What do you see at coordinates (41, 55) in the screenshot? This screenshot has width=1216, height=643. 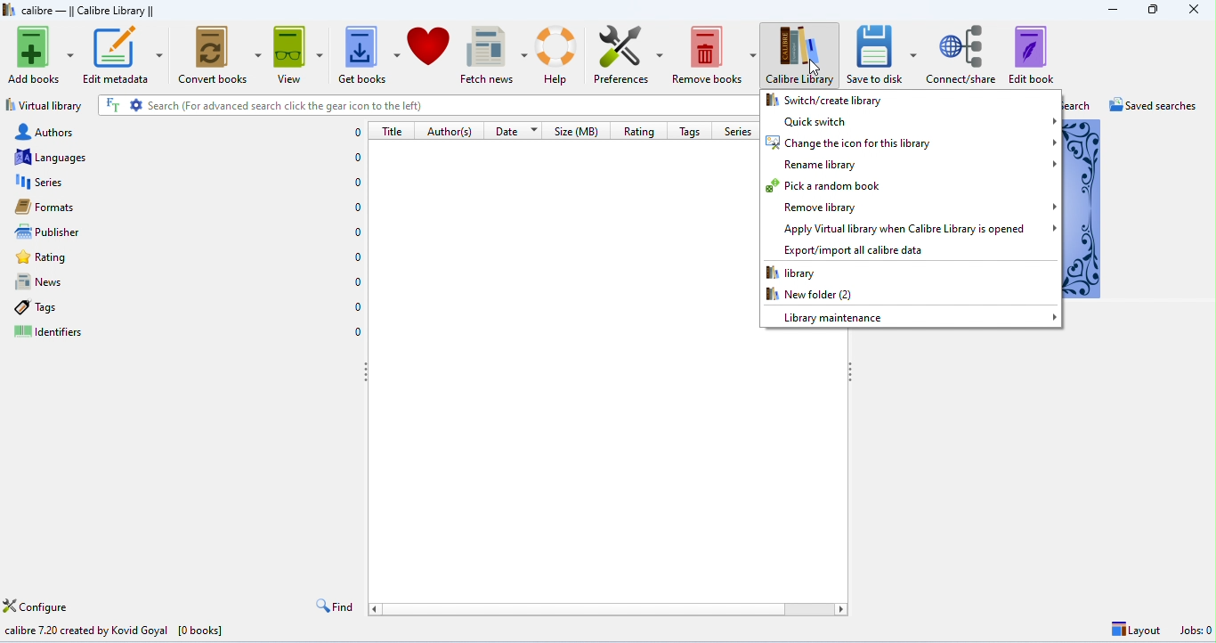 I see `add books` at bounding box center [41, 55].